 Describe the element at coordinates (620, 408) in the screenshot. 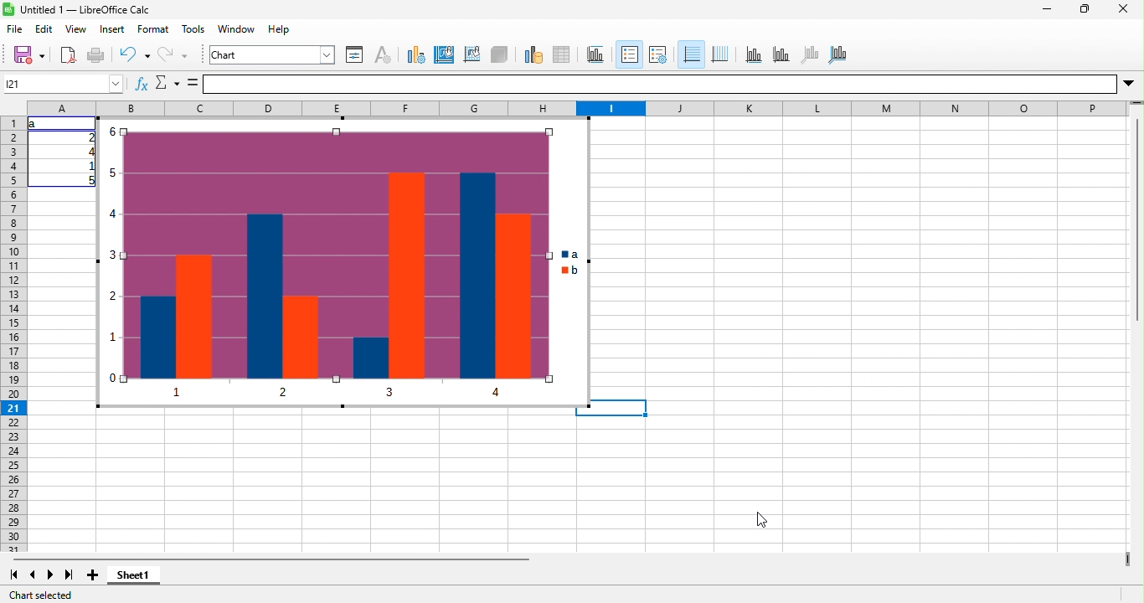

I see `Selected cell highlighted` at that location.